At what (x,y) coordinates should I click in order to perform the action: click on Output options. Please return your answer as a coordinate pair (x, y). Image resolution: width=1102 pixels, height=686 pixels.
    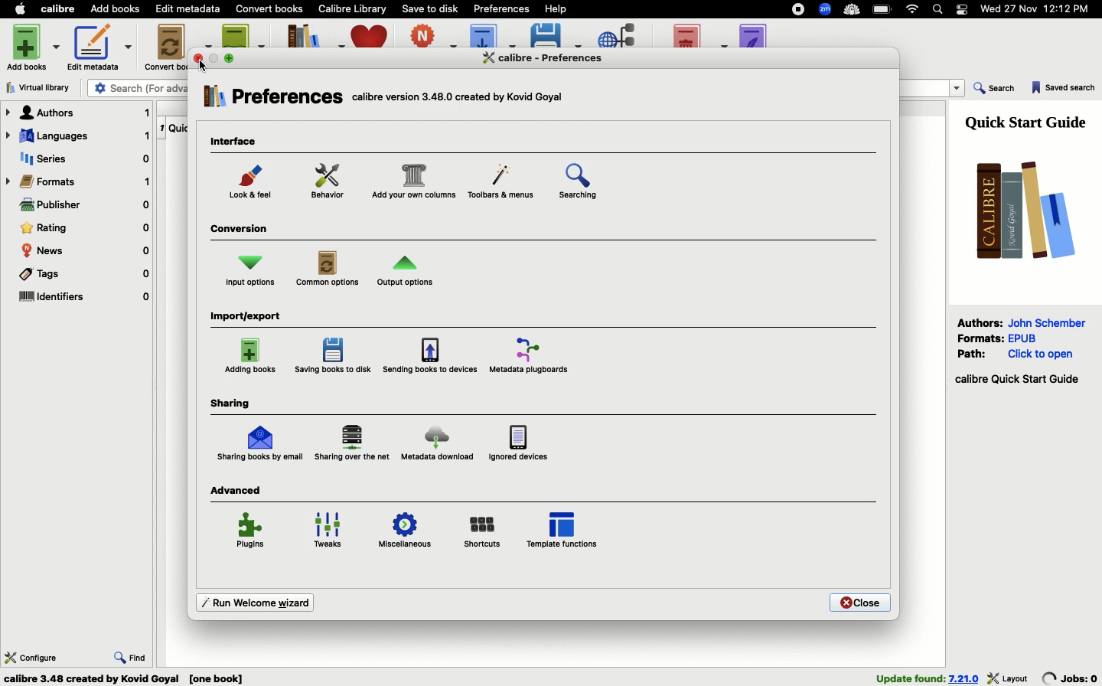
    Looking at the image, I should click on (406, 269).